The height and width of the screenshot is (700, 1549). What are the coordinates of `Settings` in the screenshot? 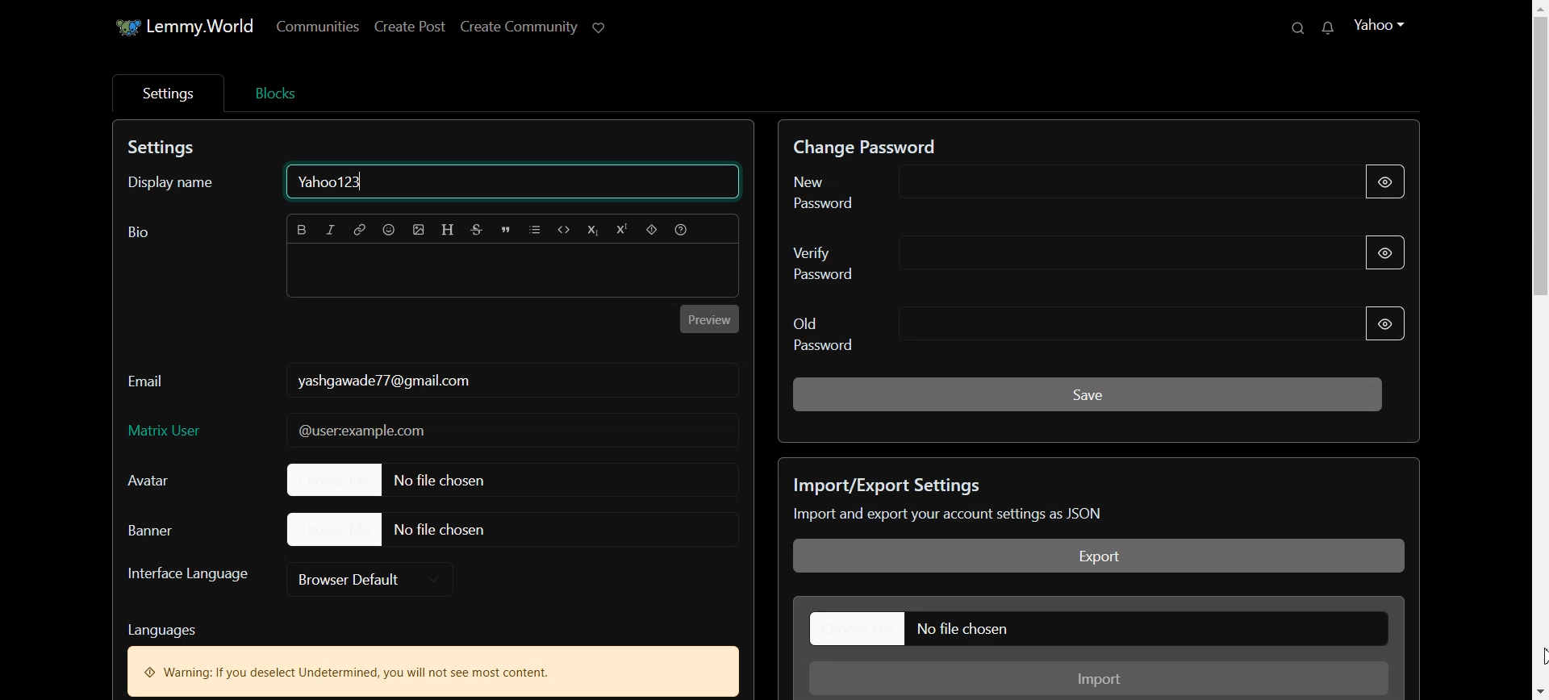 It's located at (166, 93).